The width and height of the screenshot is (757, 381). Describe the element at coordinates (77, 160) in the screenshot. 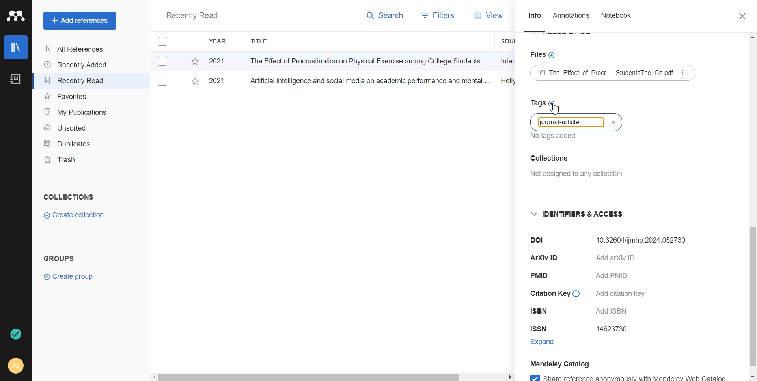

I see `Trash` at that location.